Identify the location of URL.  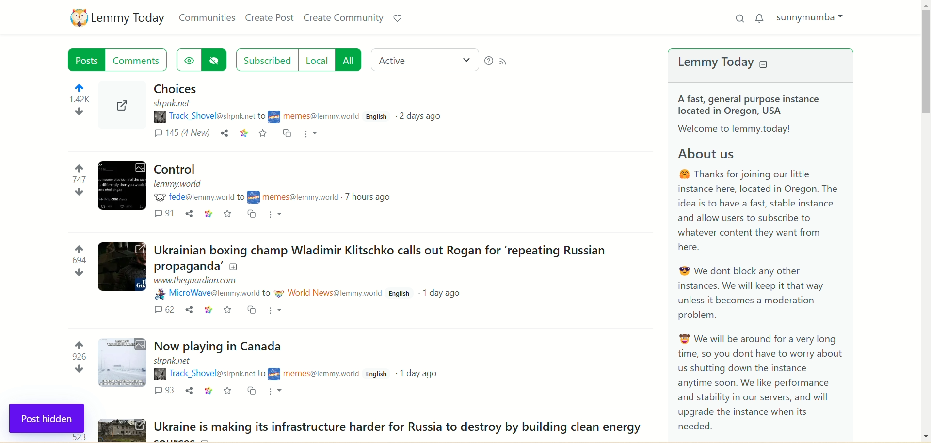
(176, 105).